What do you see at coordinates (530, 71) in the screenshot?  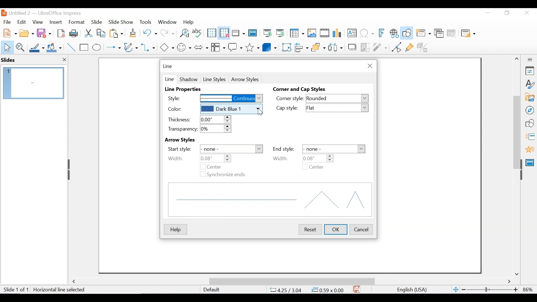 I see `Properties` at bounding box center [530, 71].